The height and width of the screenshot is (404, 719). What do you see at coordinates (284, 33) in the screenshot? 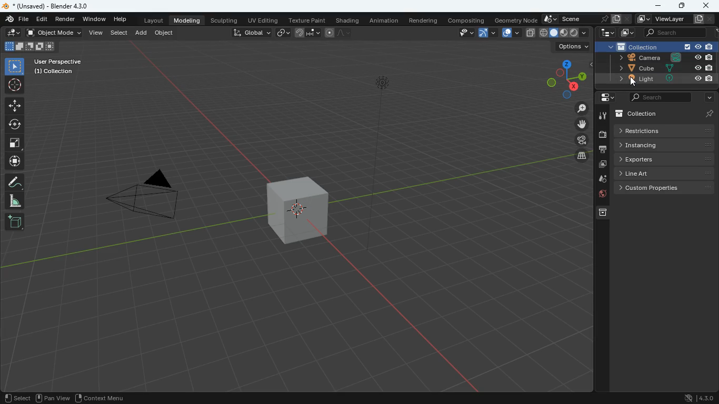
I see `link` at bounding box center [284, 33].